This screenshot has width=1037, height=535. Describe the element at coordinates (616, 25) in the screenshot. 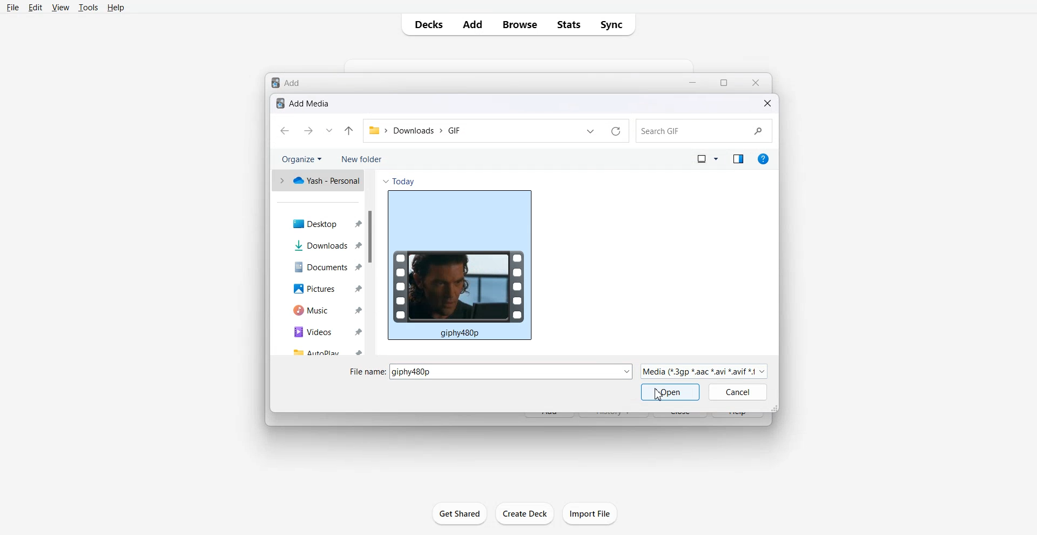

I see `Sync` at that location.